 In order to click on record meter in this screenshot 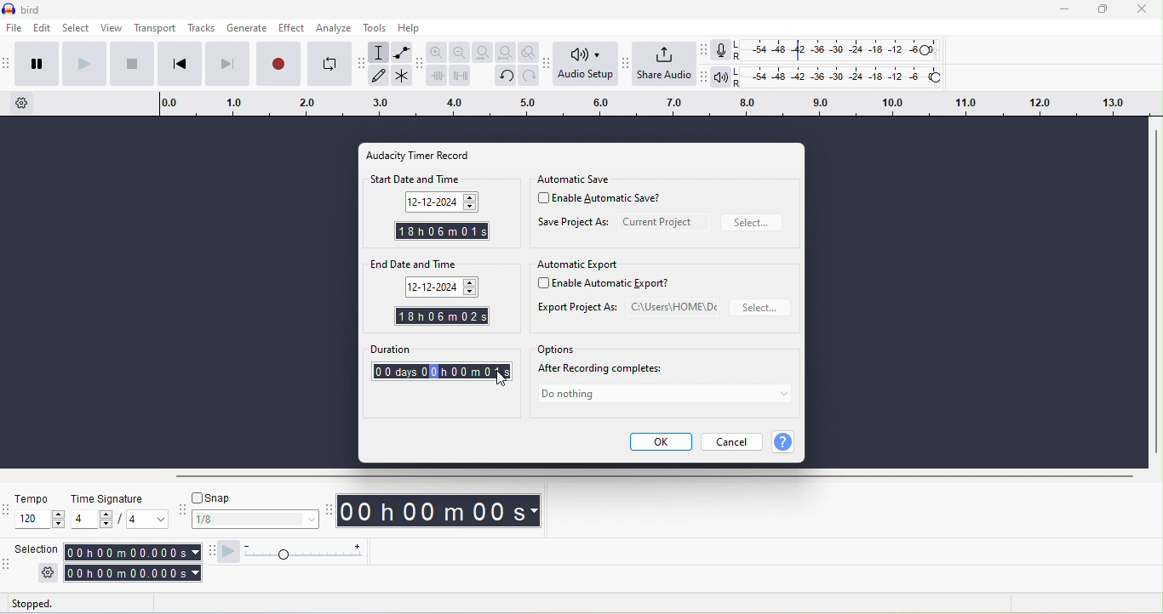, I will do `click(722, 50)`.